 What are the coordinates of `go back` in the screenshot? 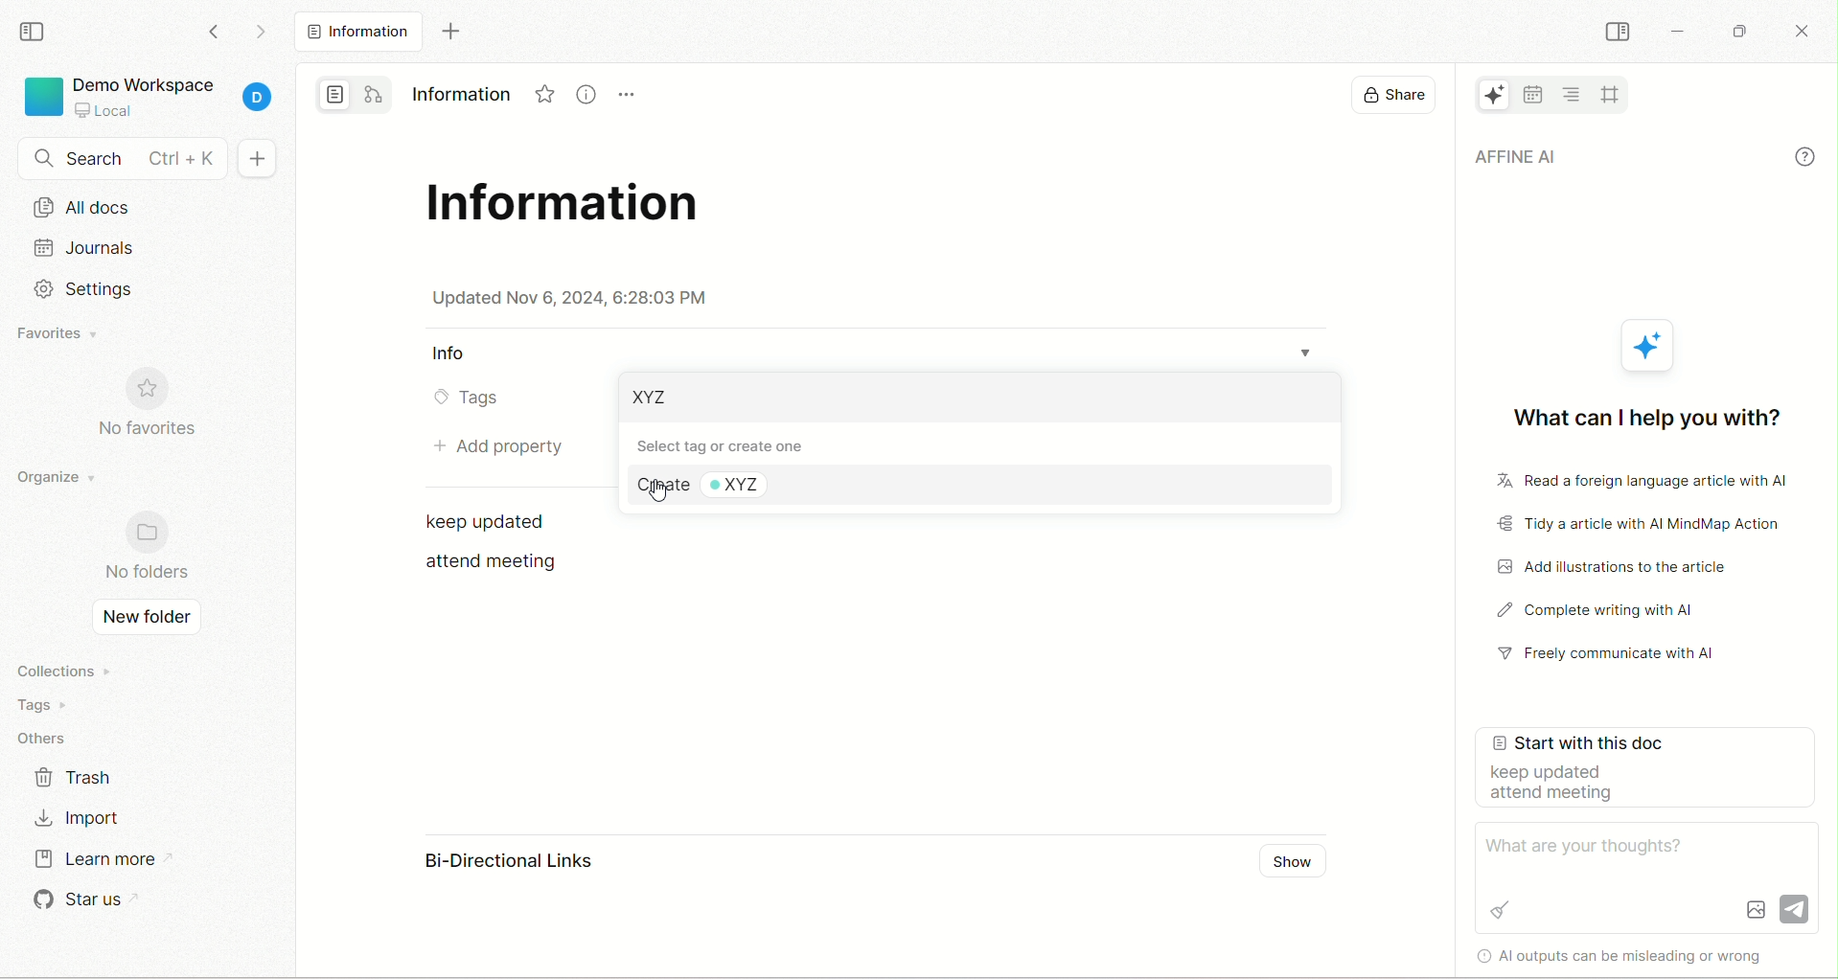 It's located at (216, 37).